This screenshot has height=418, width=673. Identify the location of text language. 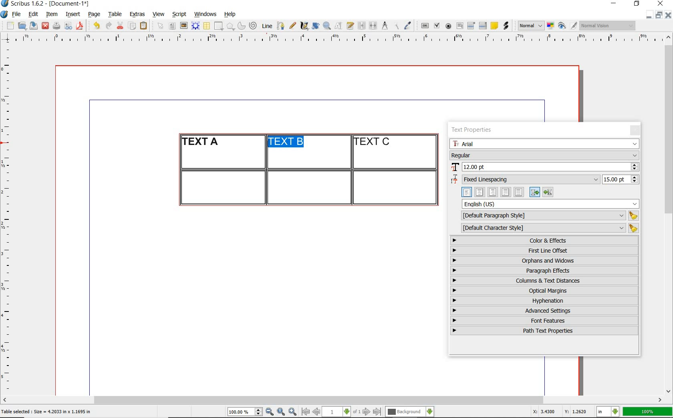
(551, 204).